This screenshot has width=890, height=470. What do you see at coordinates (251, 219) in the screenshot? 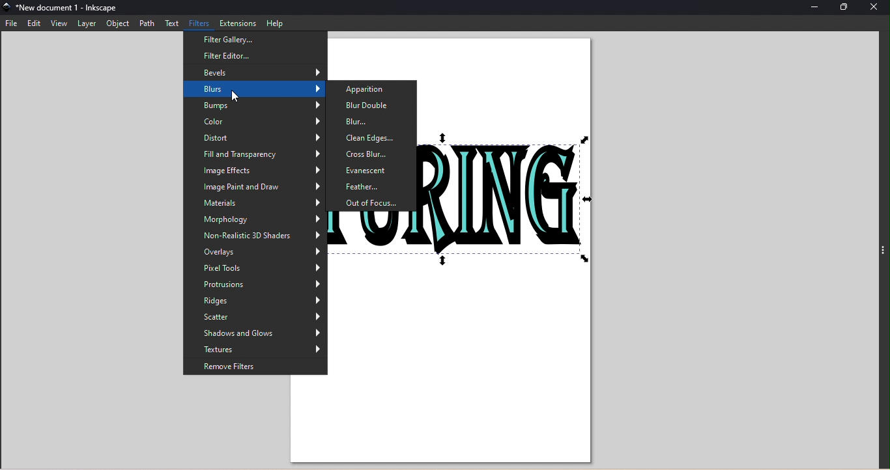
I see `Morphology` at bounding box center [251, 219].